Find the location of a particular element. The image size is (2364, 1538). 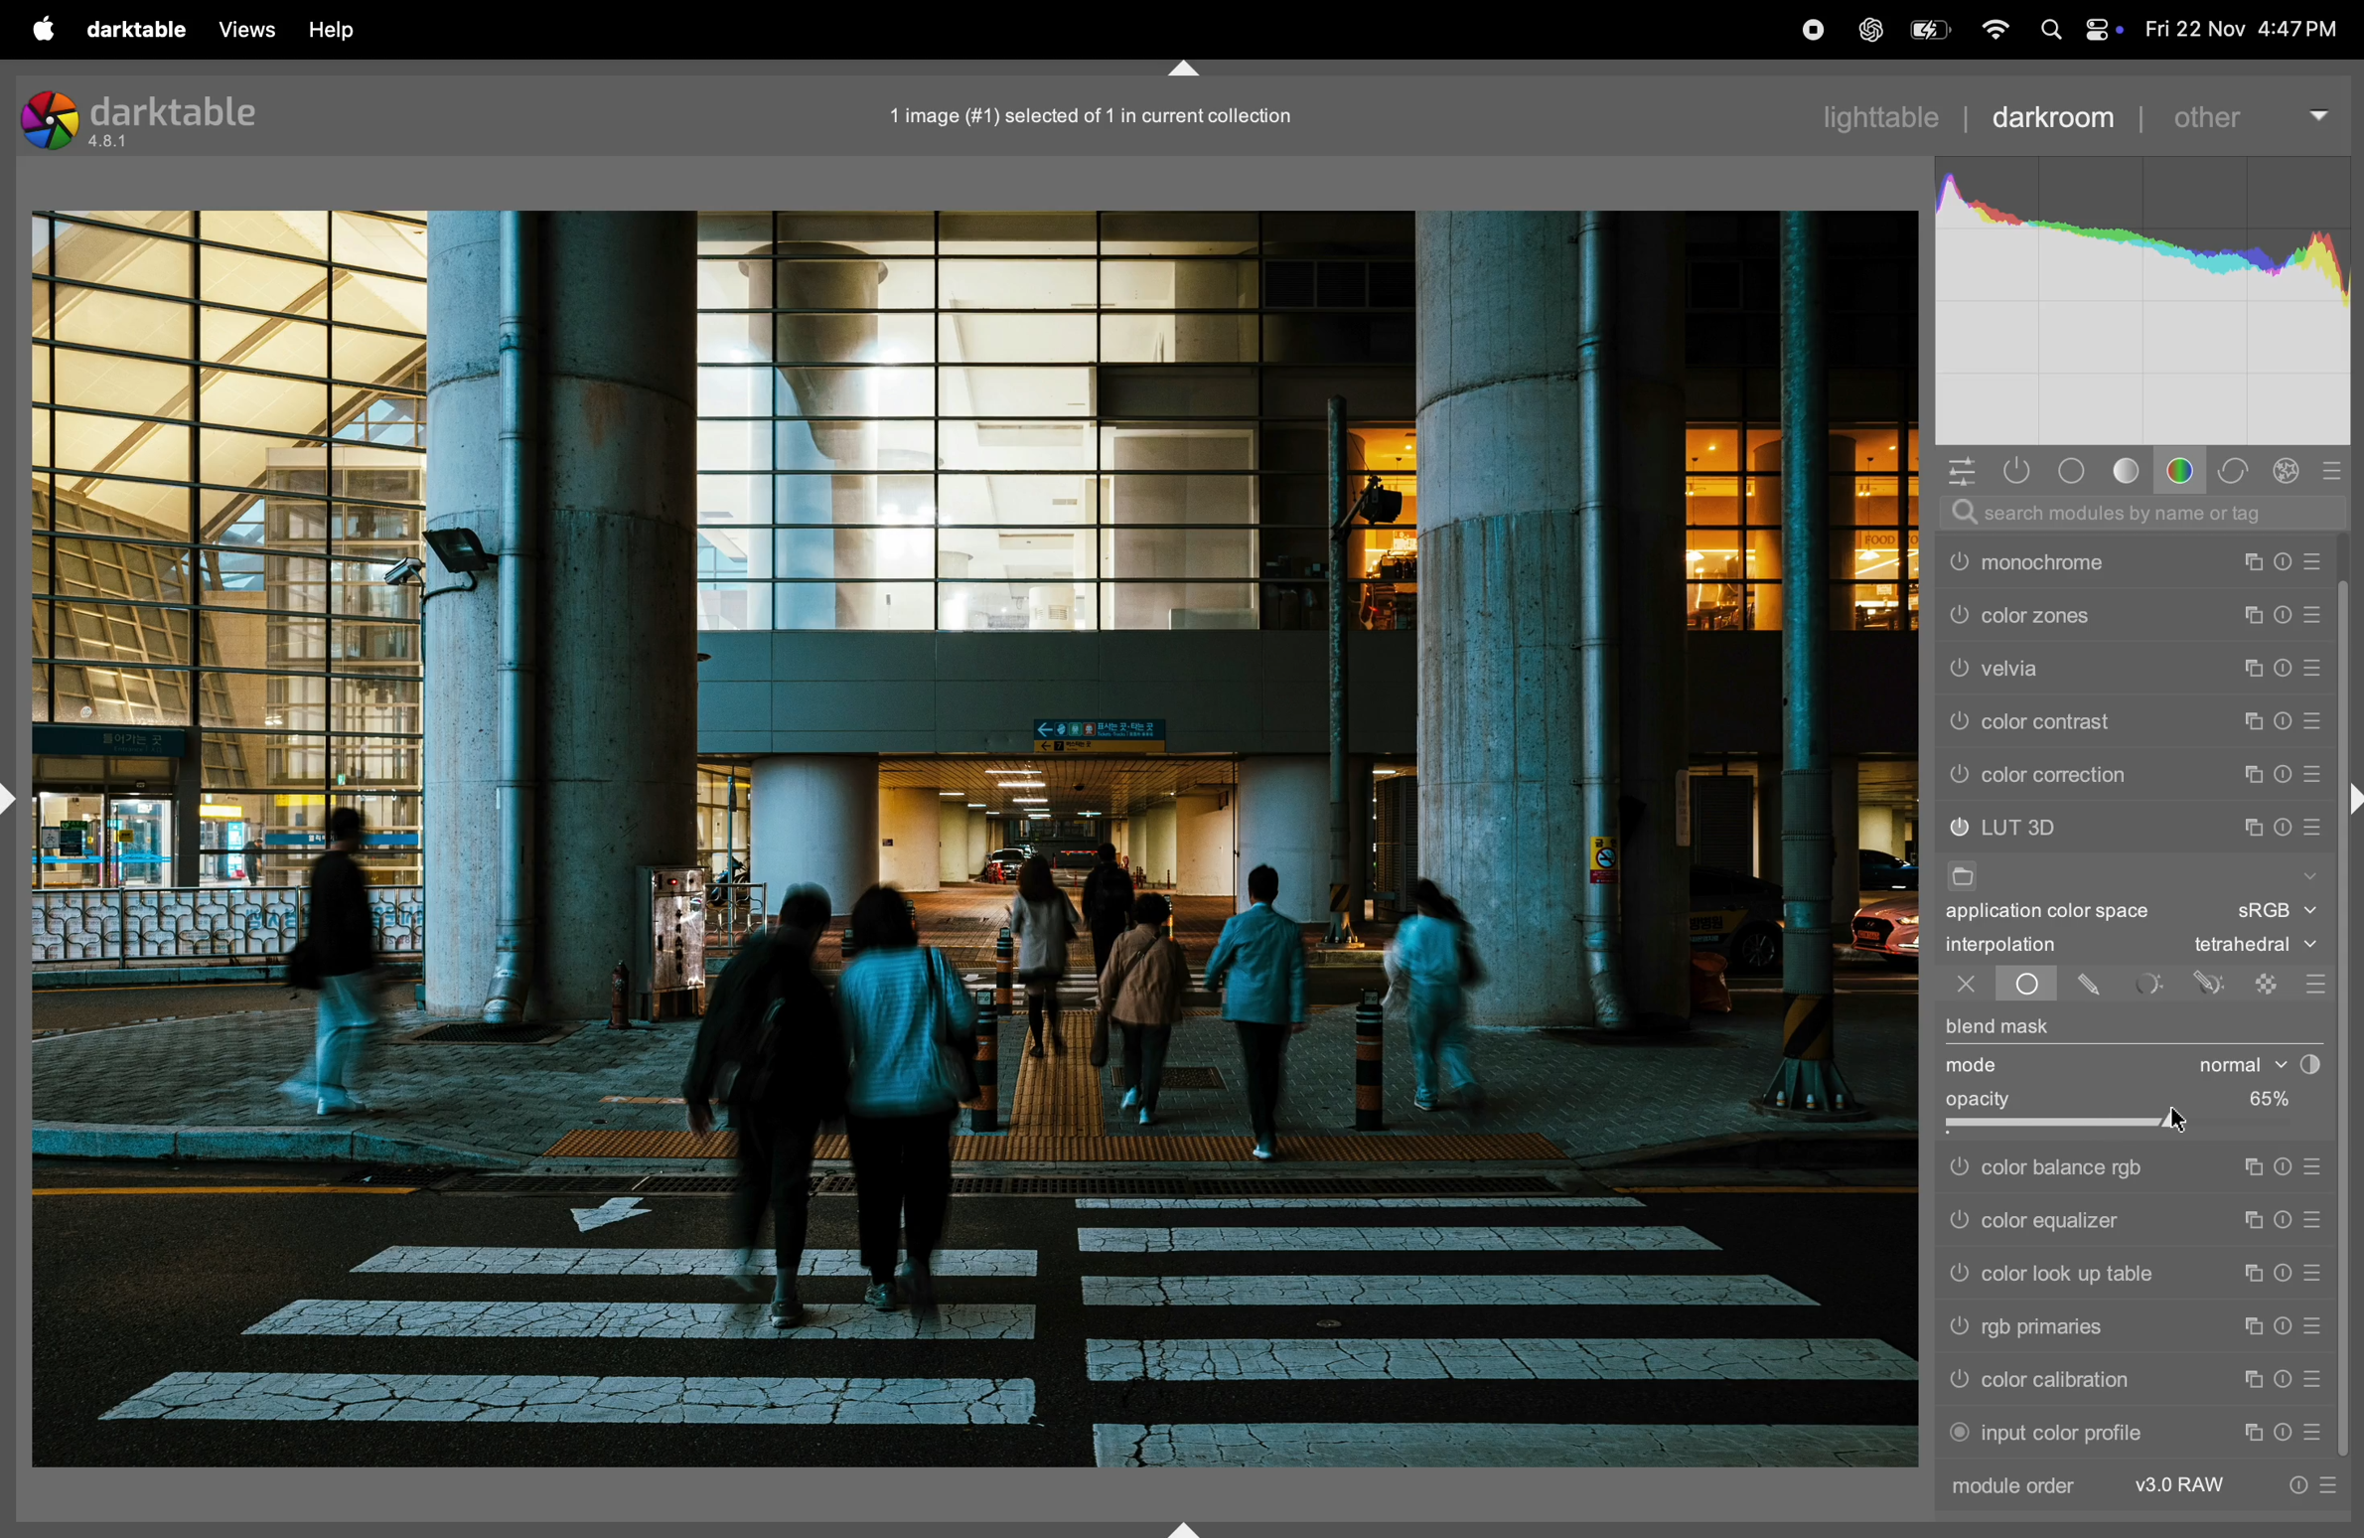

reset is located at coordinates (2283, 823).